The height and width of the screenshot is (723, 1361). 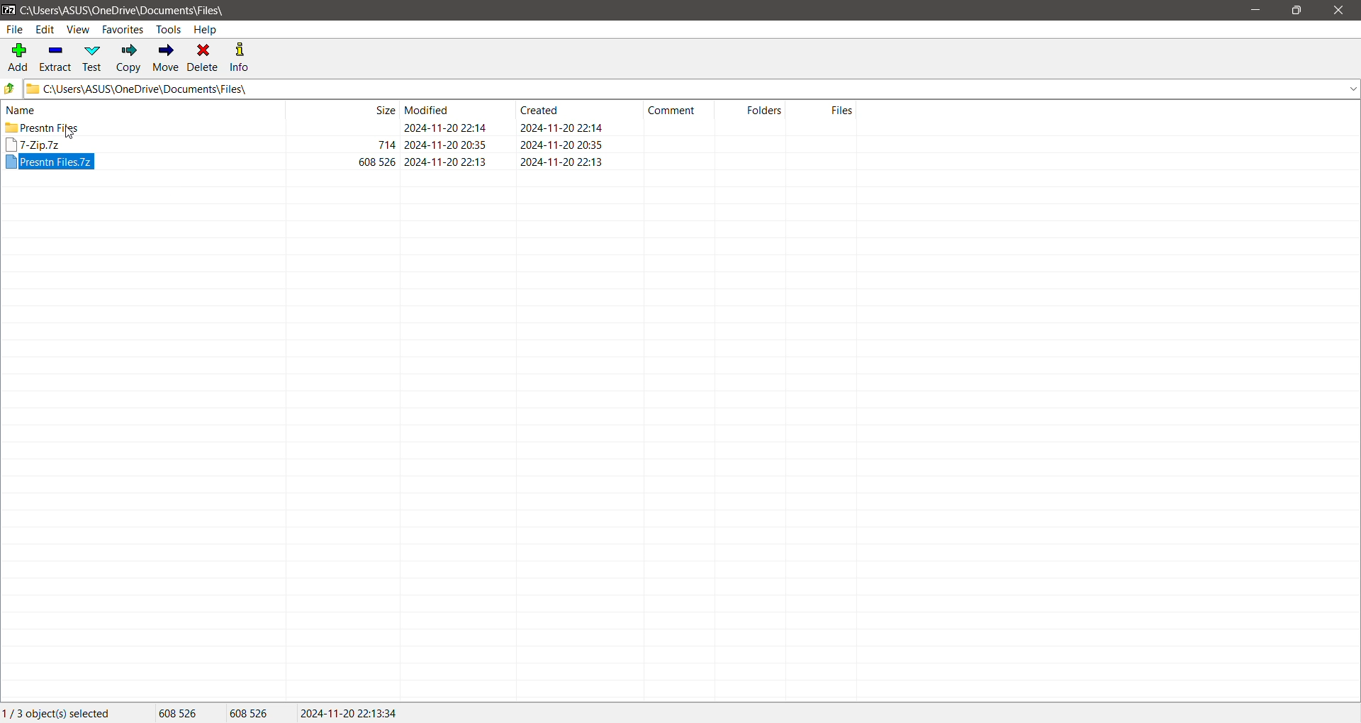 I want to click on Minimize, so click(x=1260, y=11).